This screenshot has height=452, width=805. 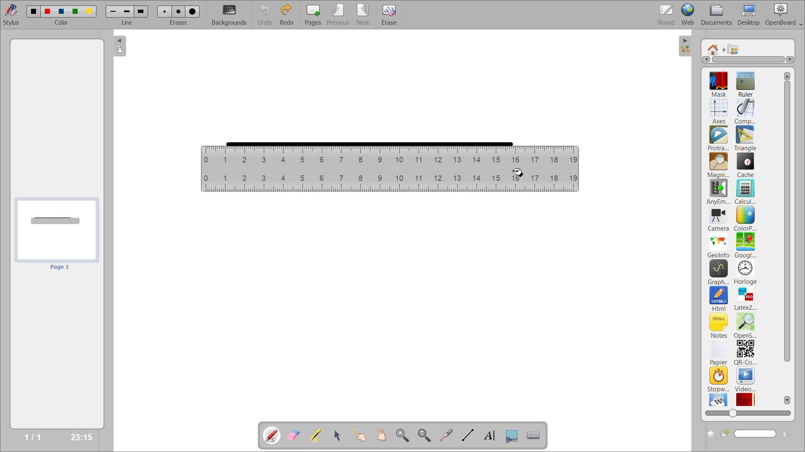 I want to click on documents, so click(x=717, y=15).